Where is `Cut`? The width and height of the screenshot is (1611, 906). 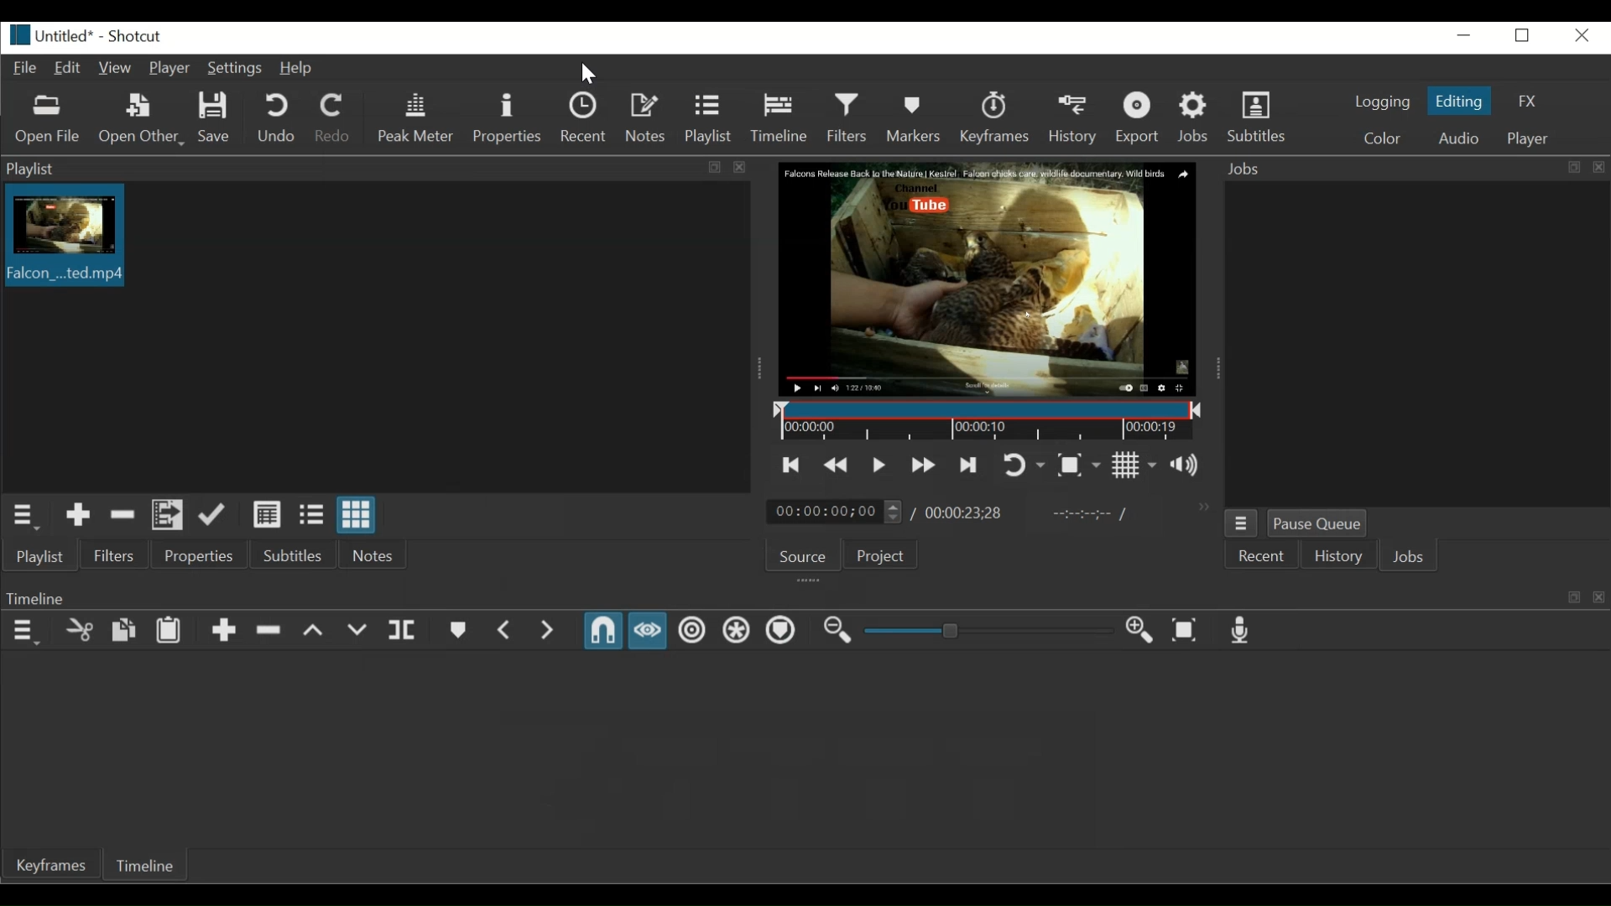
Cut is located at coordinates (77, 628).